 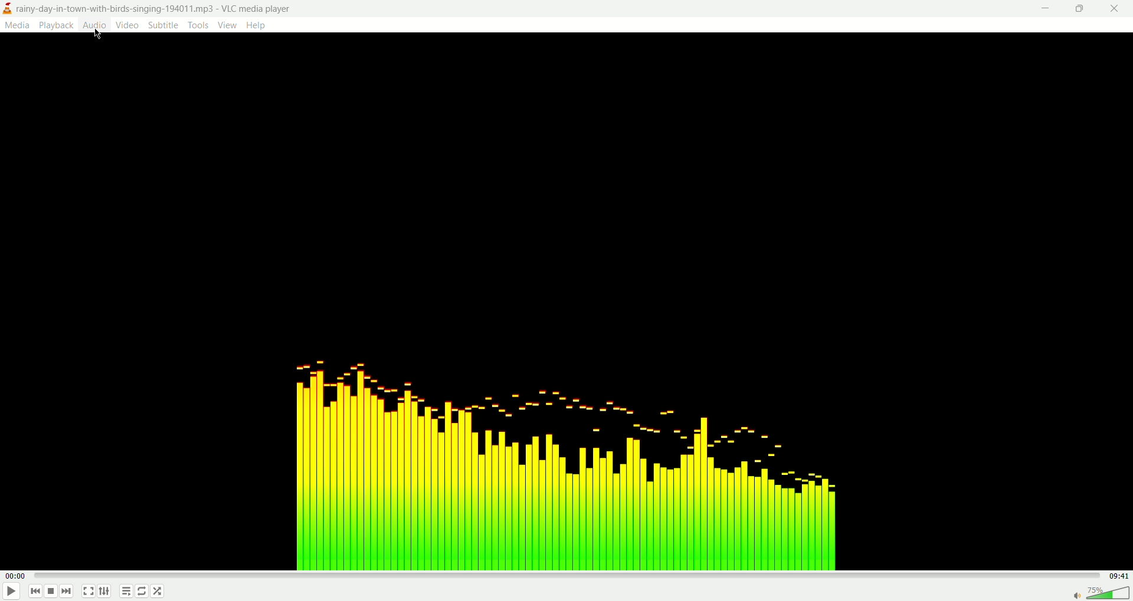 What do you see at coordinates (158, 592) in the screenshot?
I see `shuffle` at bounding box center [158, 592].